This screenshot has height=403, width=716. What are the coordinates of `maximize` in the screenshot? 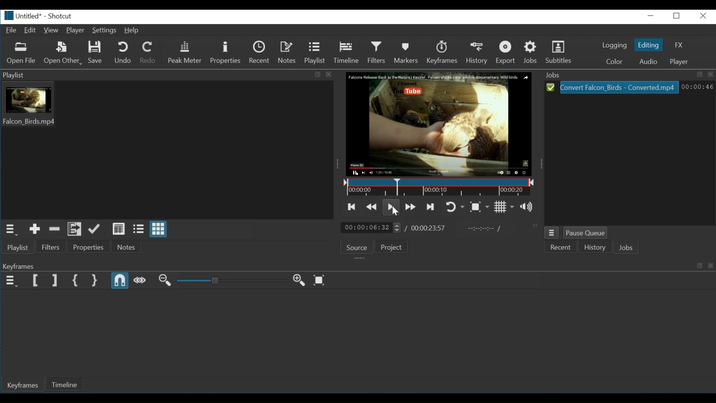 It's located at (675, 16).